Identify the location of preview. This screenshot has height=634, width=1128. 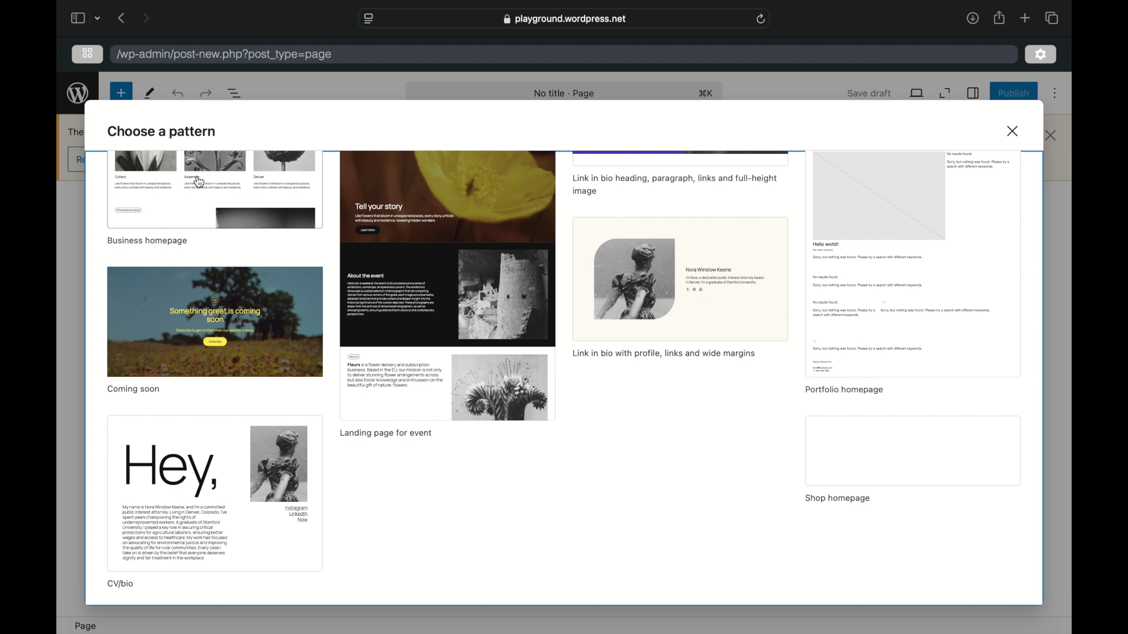
(215, 321).